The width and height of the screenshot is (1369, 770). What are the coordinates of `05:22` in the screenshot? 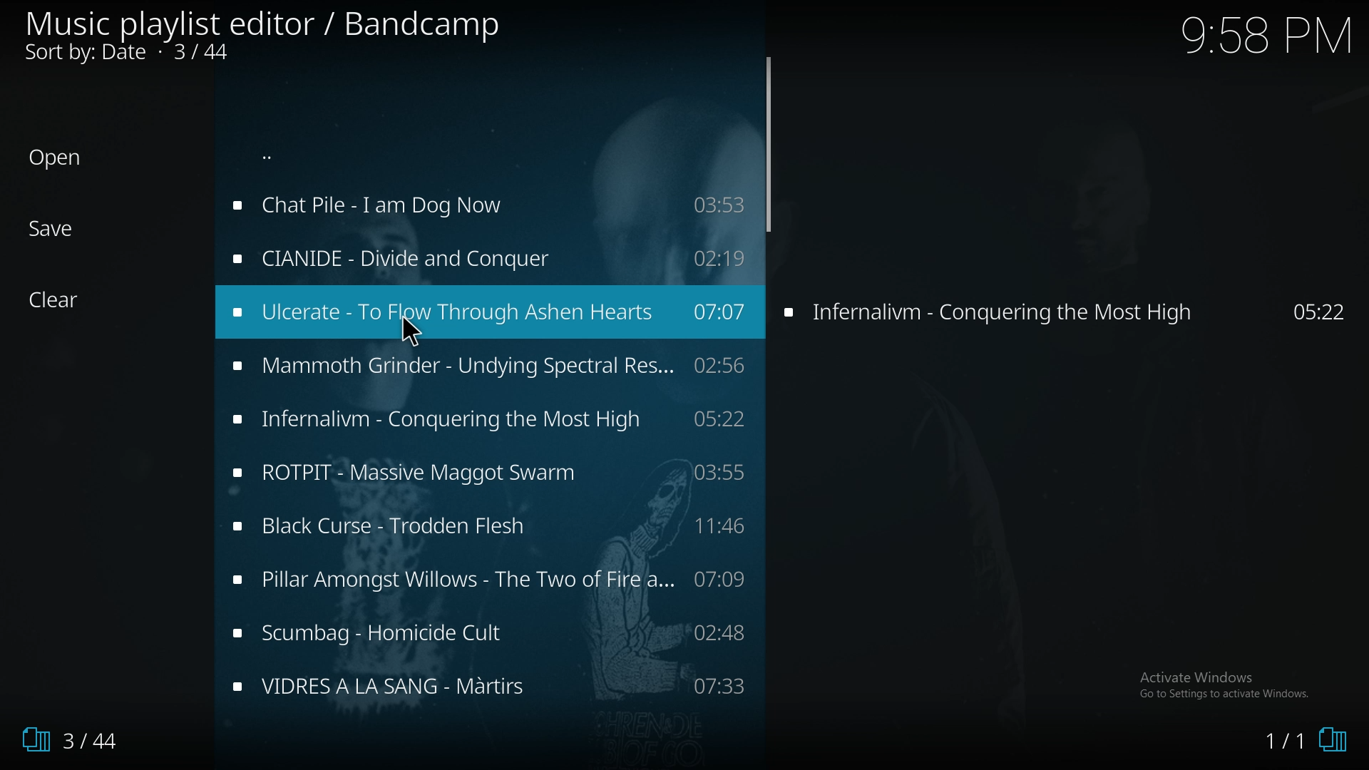 It's located at (1320, 312).